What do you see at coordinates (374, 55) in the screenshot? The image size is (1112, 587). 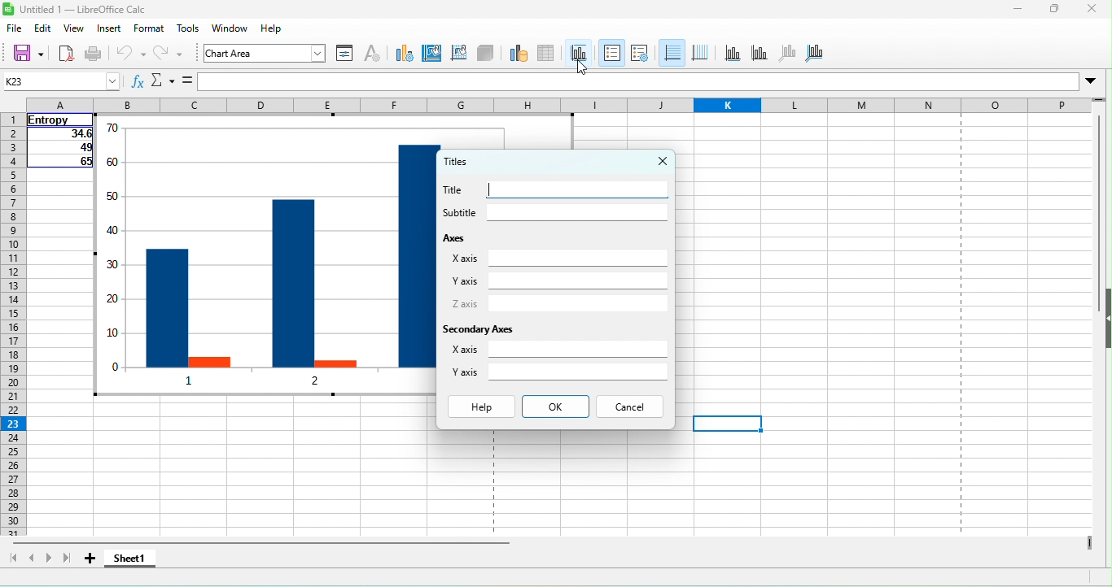 I see `character` at bounding box center [374, 55].